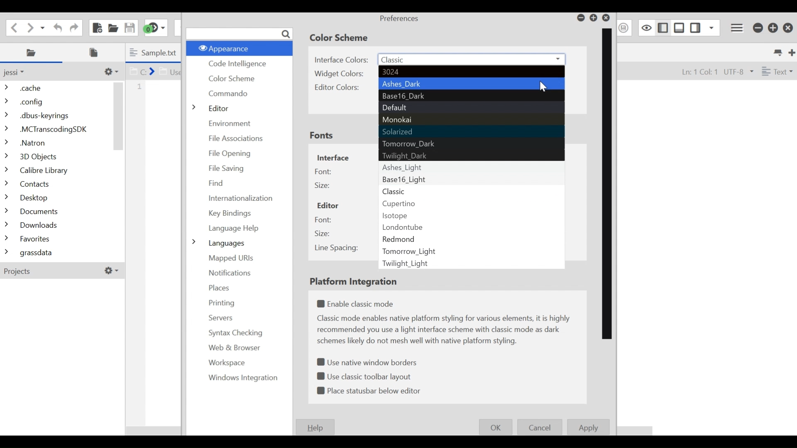  Describe the element at coordinates (472, 226) in the screenshot. I see `londontube` at that location.